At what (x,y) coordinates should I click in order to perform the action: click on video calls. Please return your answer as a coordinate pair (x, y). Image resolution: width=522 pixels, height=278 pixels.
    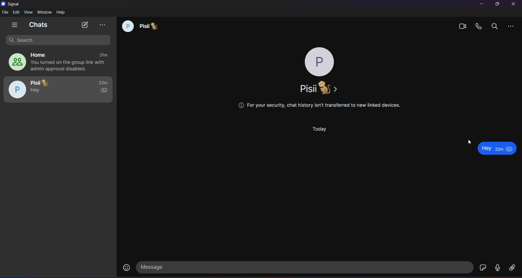
    Looking at the image, I should click on (462, 26).